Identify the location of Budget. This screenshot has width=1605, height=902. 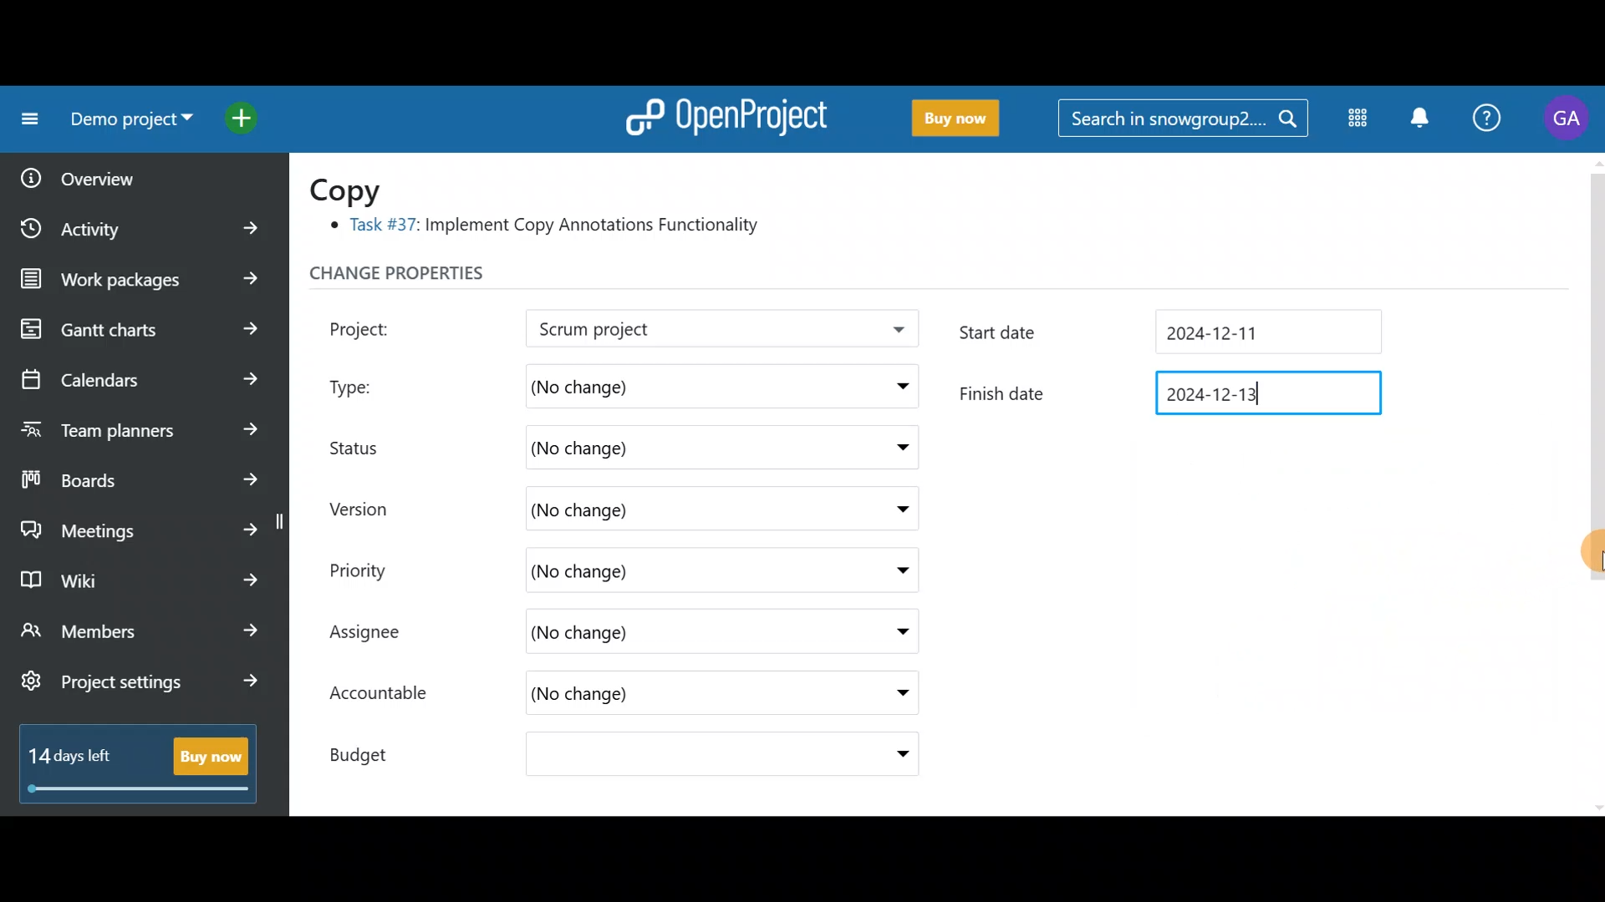
(375, 750).